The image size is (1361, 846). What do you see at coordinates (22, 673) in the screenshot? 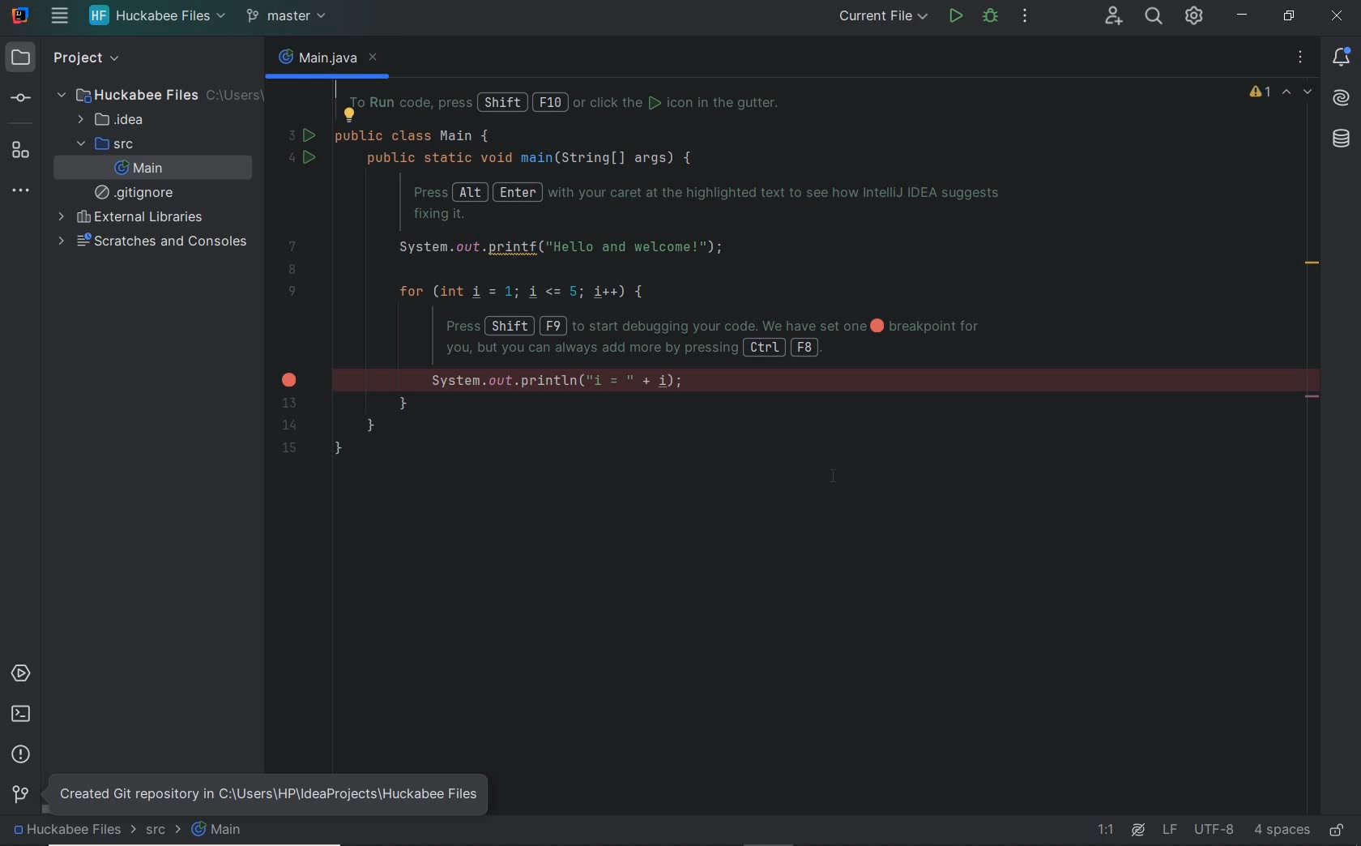
I see `services` at bounding box center [22, 673].